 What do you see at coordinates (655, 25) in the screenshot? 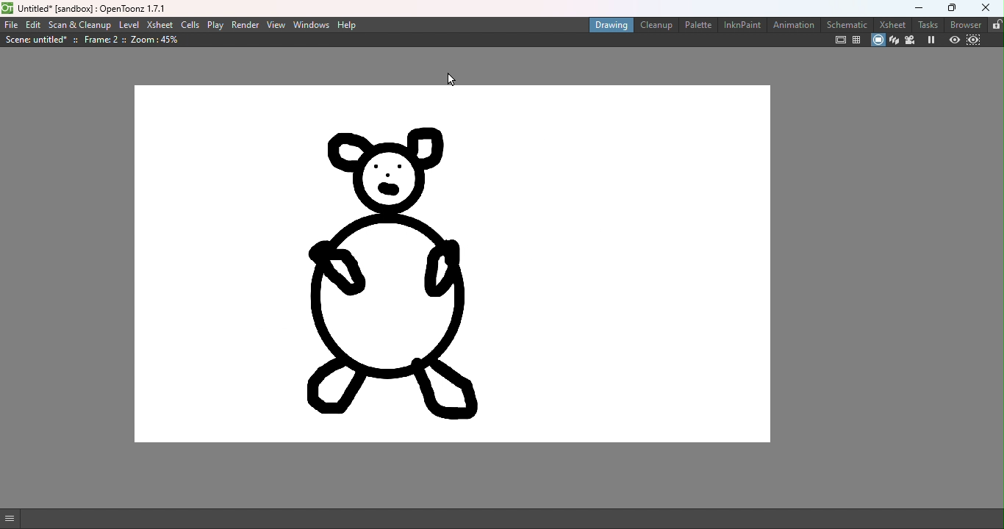
I see `Cleanup` at bounding box center [655, 25].